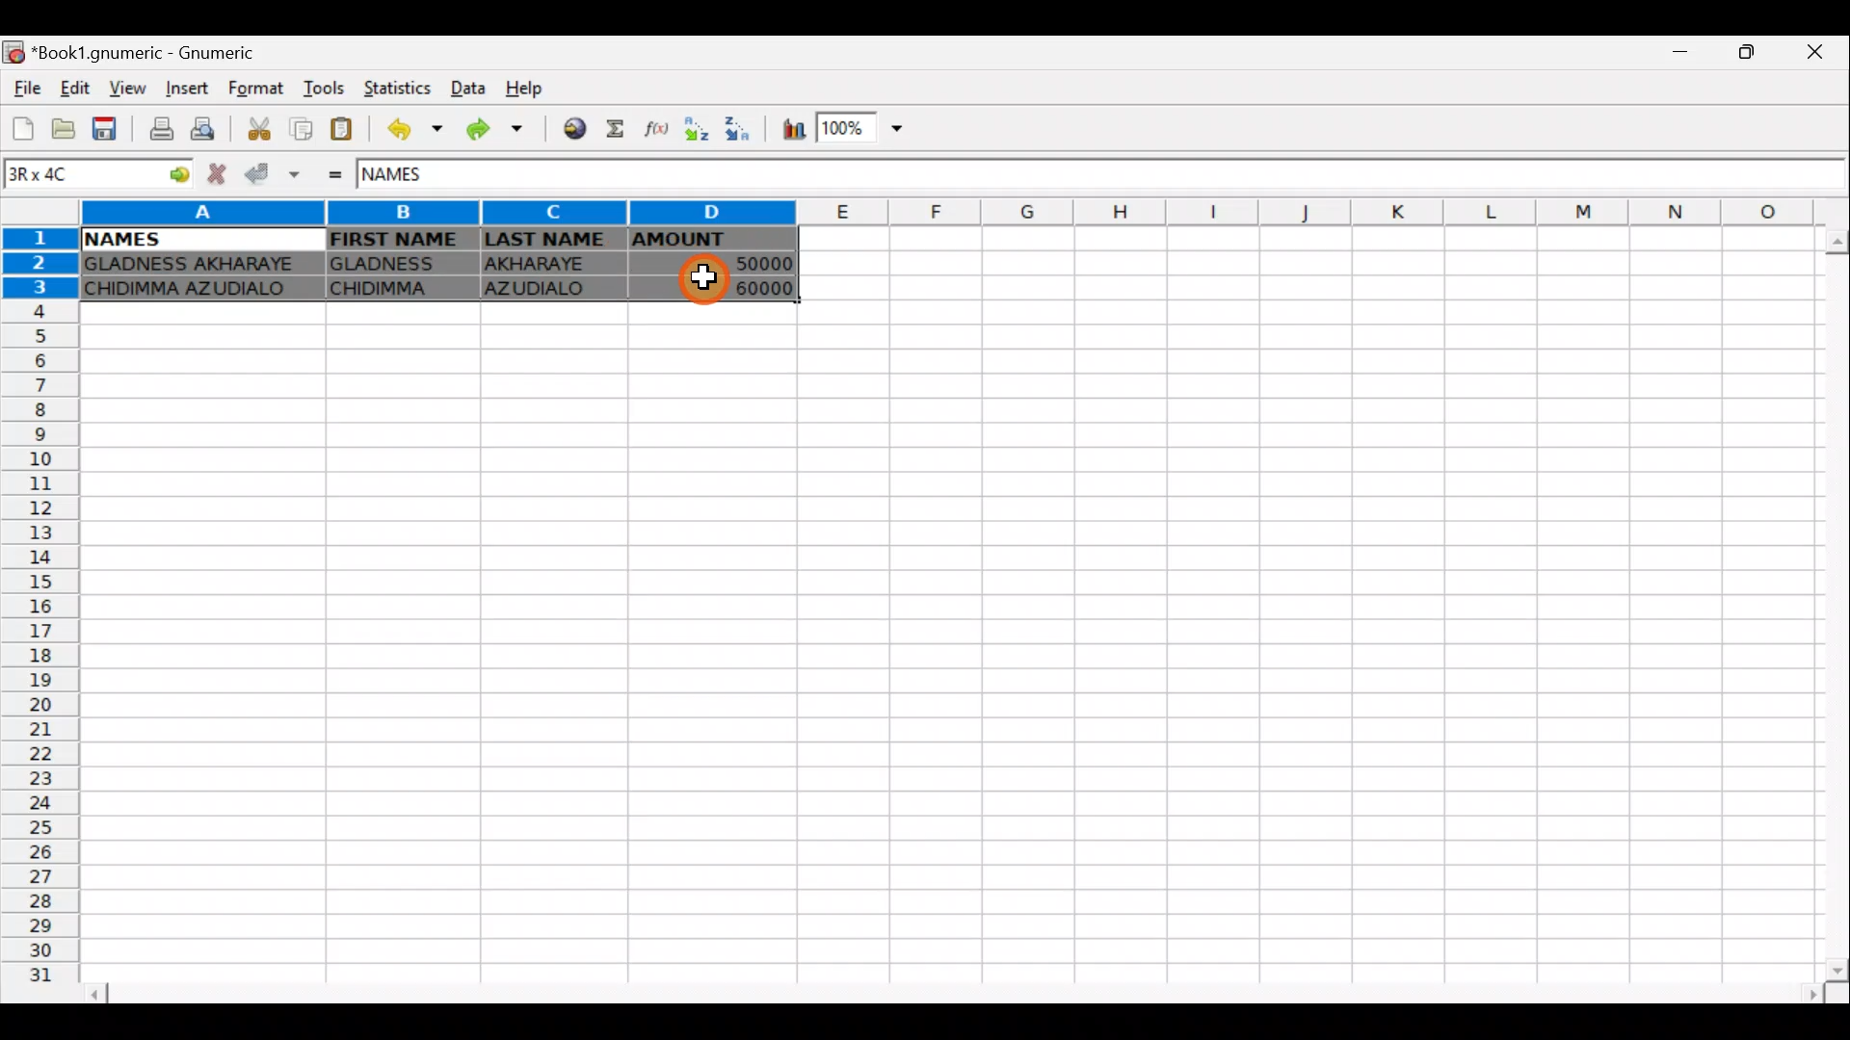 This screenshot has width=1850, height=1040. What do you see at coordinates (538, 84) in the screenshot?
I see `Help` at bounding box center [538, 84].